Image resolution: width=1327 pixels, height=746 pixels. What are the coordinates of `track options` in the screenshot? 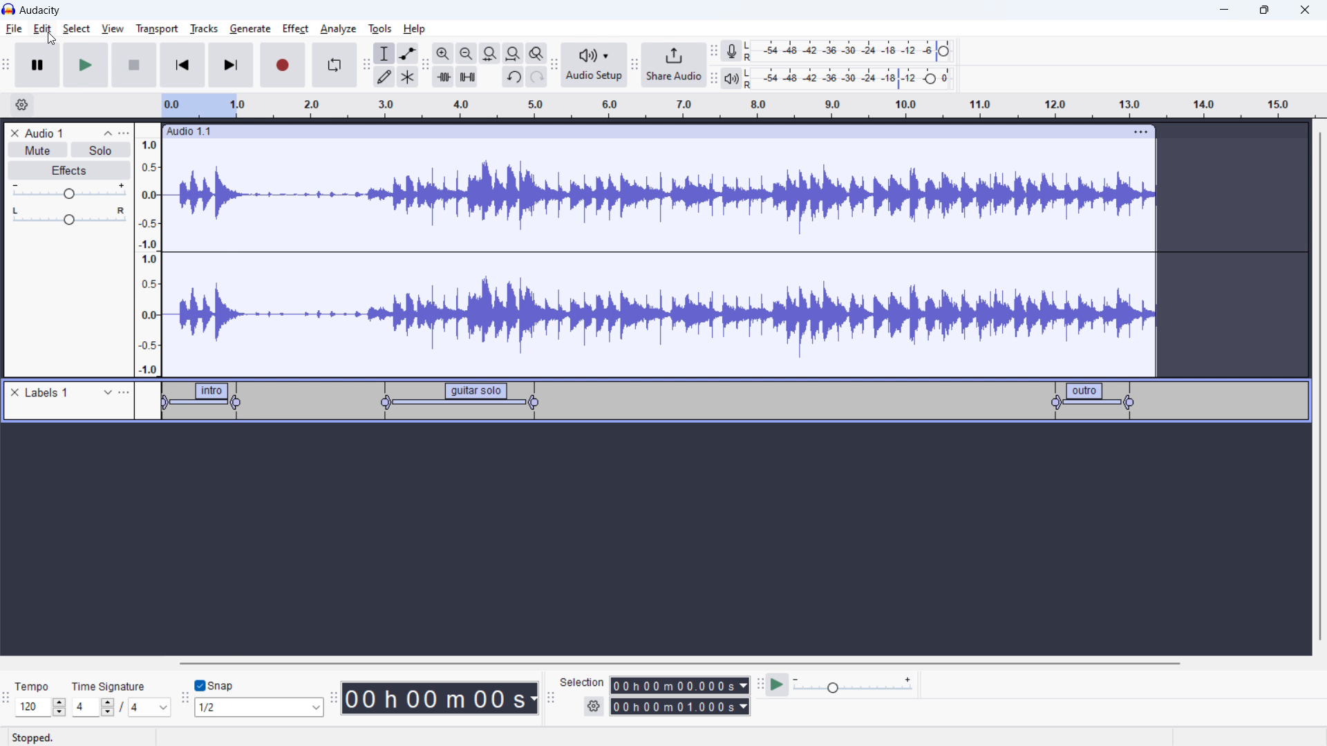 It's located at (1142, 131).